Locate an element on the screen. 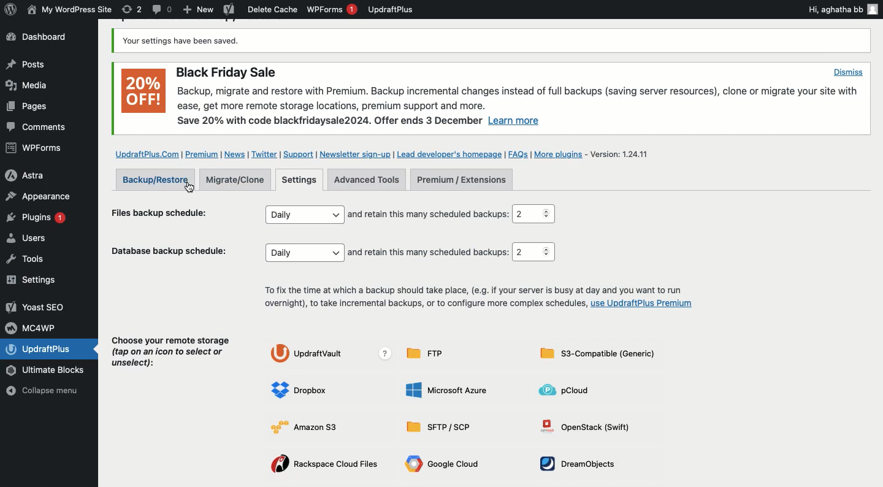  Rackspace Cloud Files is located at coordinates (322, 466).